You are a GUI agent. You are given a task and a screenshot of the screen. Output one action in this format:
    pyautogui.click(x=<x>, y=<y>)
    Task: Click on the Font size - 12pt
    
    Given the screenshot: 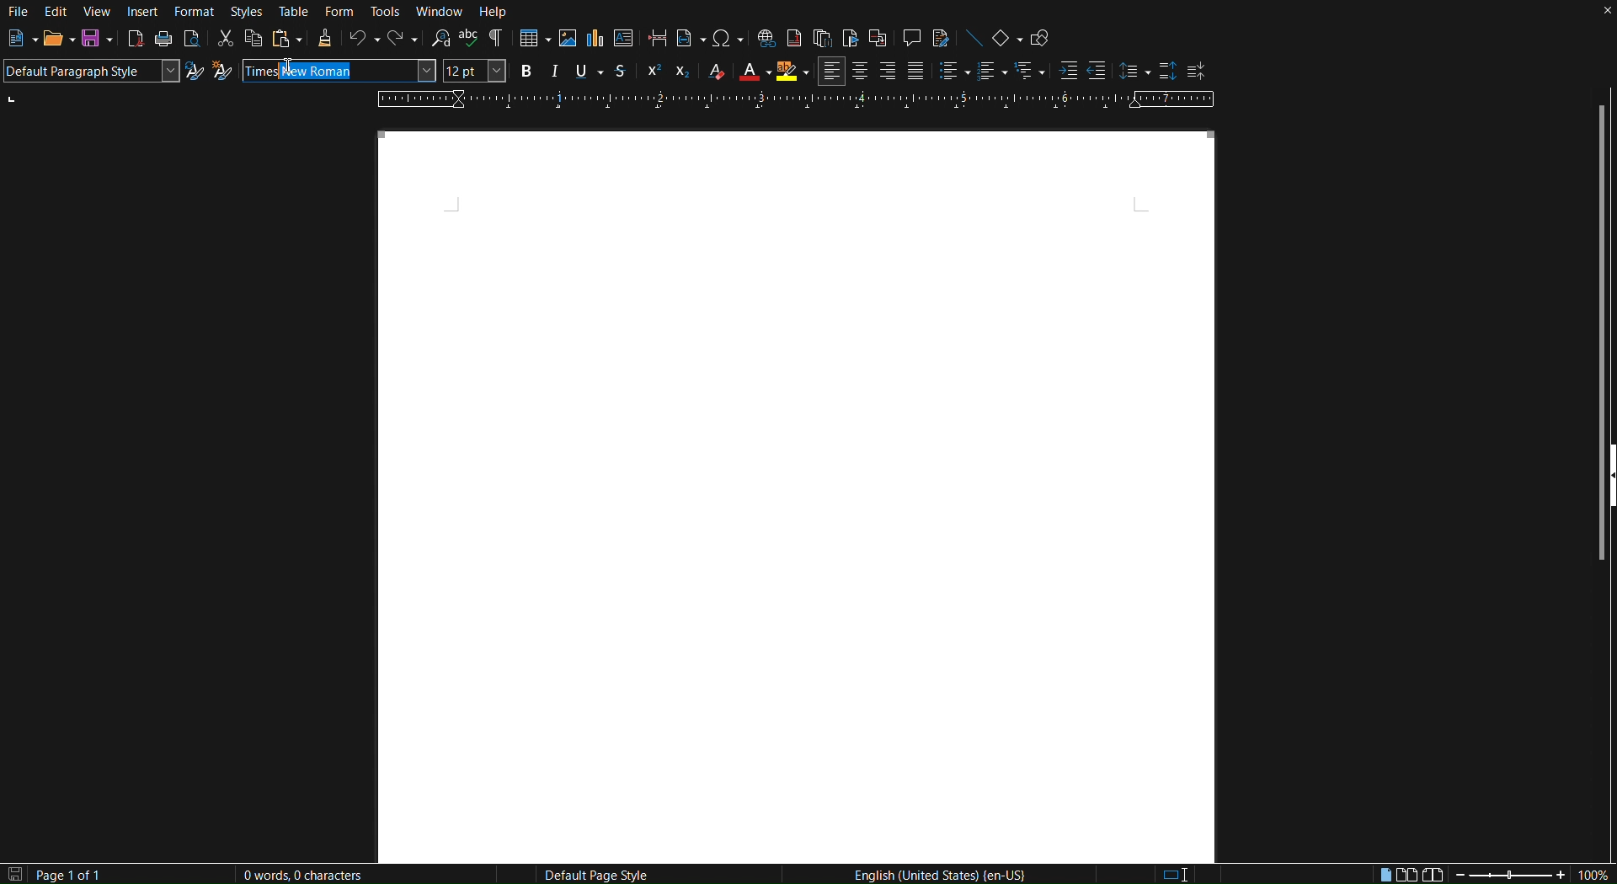 What is the action you would take?
    pyautogui.click(x=473, y=71)
    